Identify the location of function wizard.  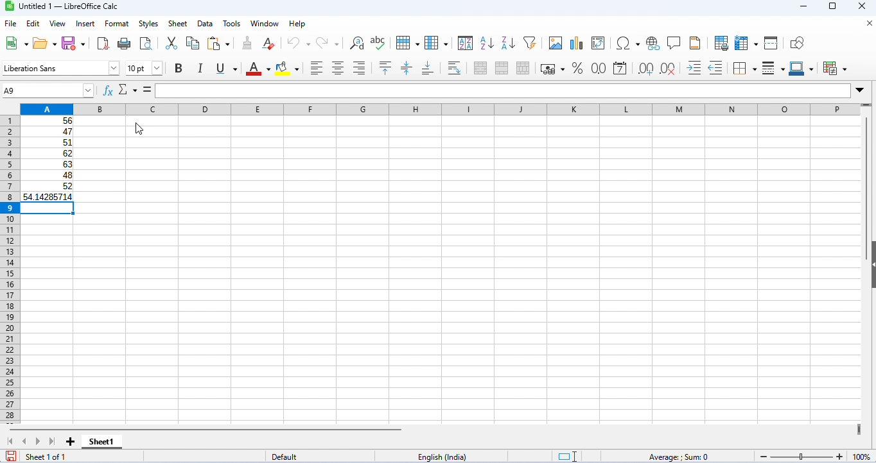
(109, 90).